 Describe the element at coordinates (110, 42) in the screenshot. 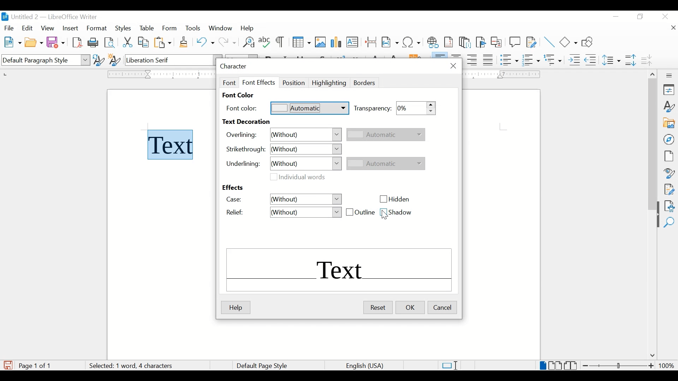

I see `toggle print preview` at that location.